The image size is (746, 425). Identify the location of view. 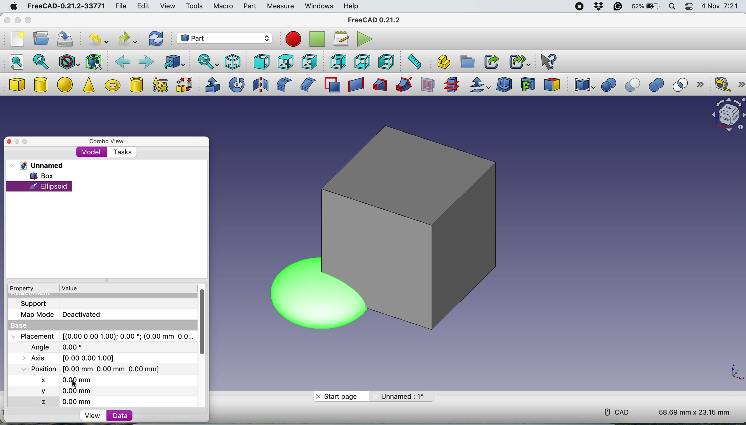
(167, 6).